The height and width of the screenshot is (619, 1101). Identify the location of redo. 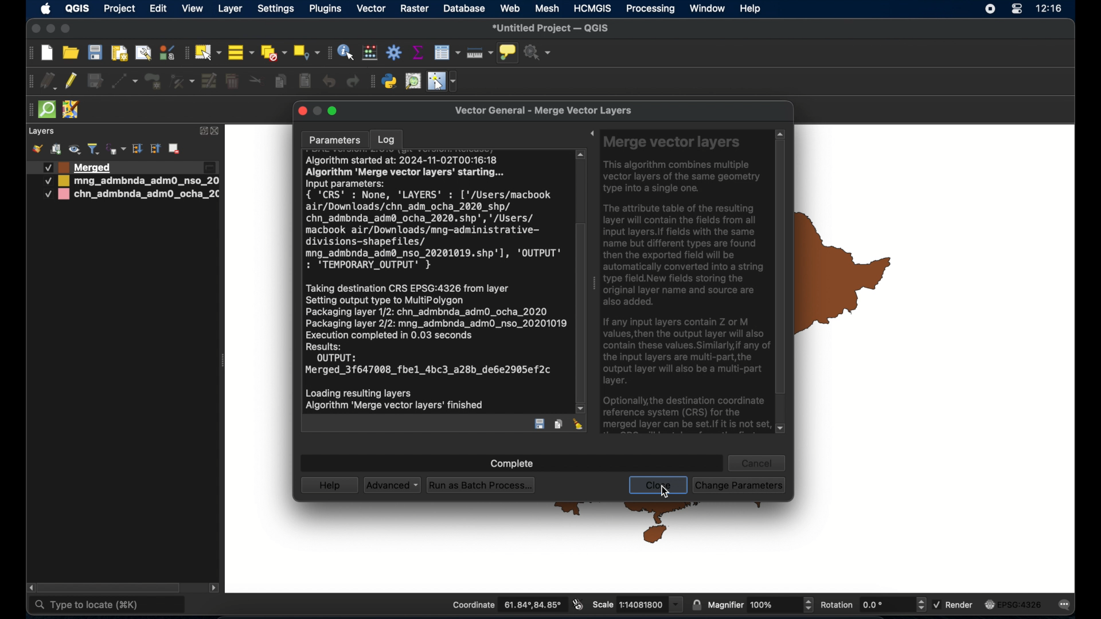
(353, 81).